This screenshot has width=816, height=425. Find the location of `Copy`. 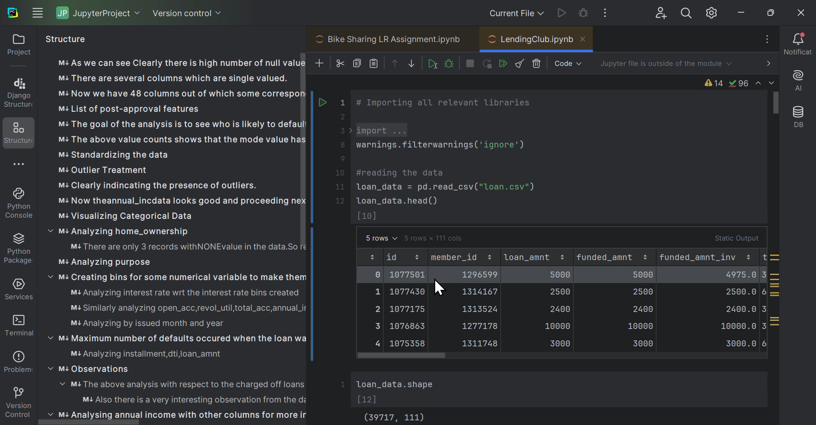

Copy is located at coordinates (357, 64).